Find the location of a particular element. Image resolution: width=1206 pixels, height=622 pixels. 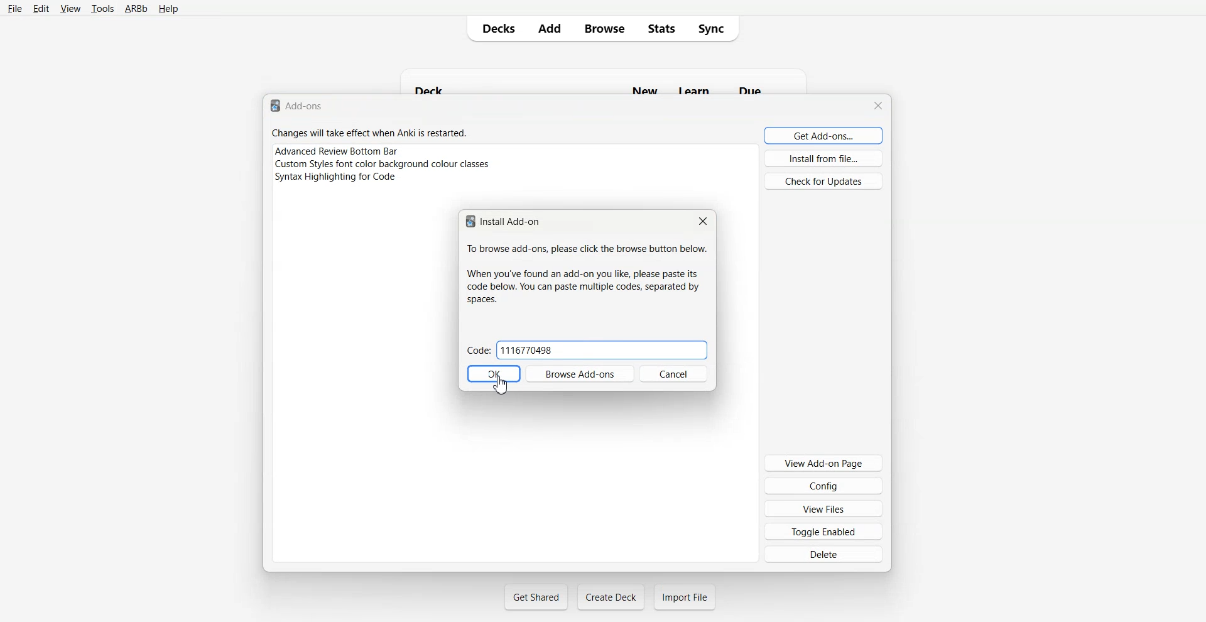

Close is located at coordinates (703, 221).